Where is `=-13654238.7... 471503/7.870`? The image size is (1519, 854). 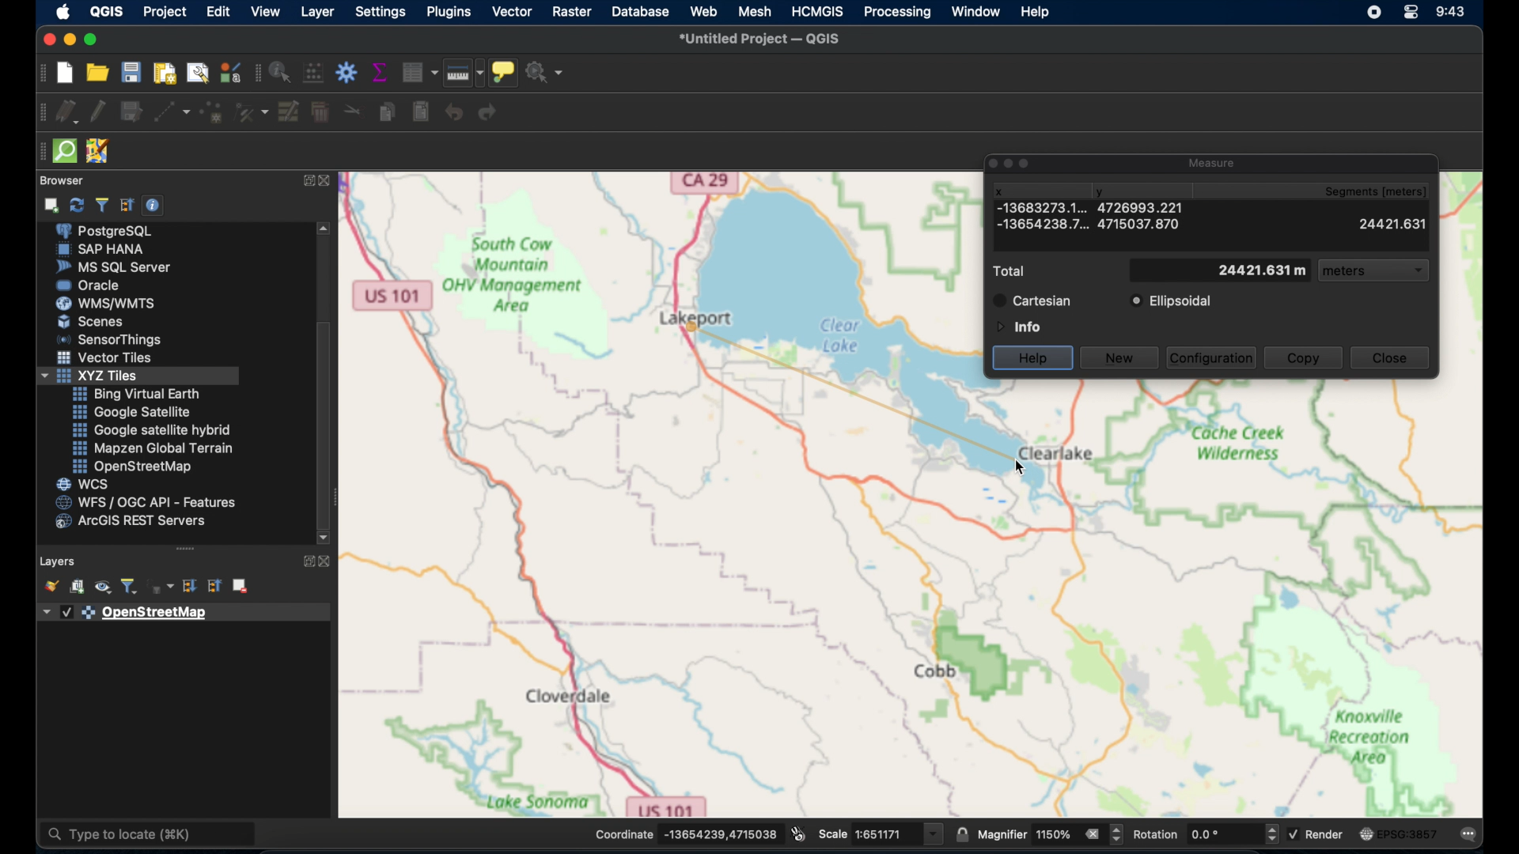 =-13654238.7... 471503/7.870 is located at coordinates (1089, 225).